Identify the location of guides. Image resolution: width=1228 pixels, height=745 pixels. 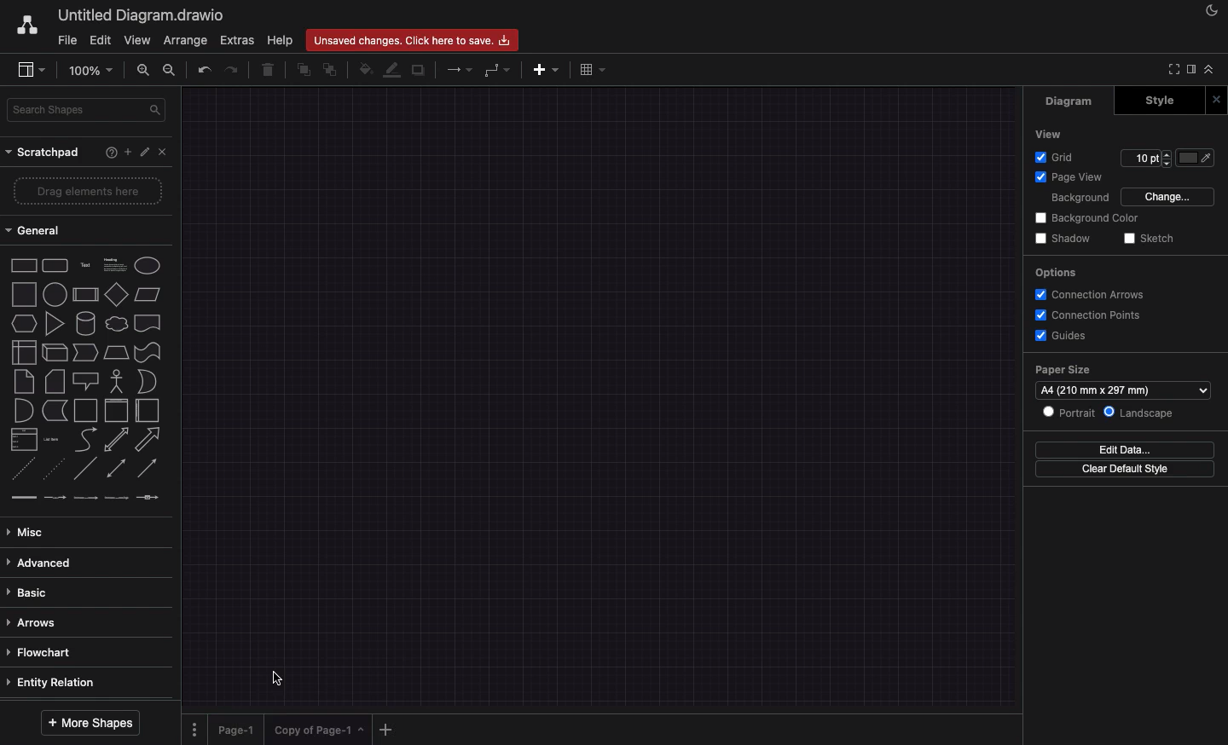
(1063, 336).